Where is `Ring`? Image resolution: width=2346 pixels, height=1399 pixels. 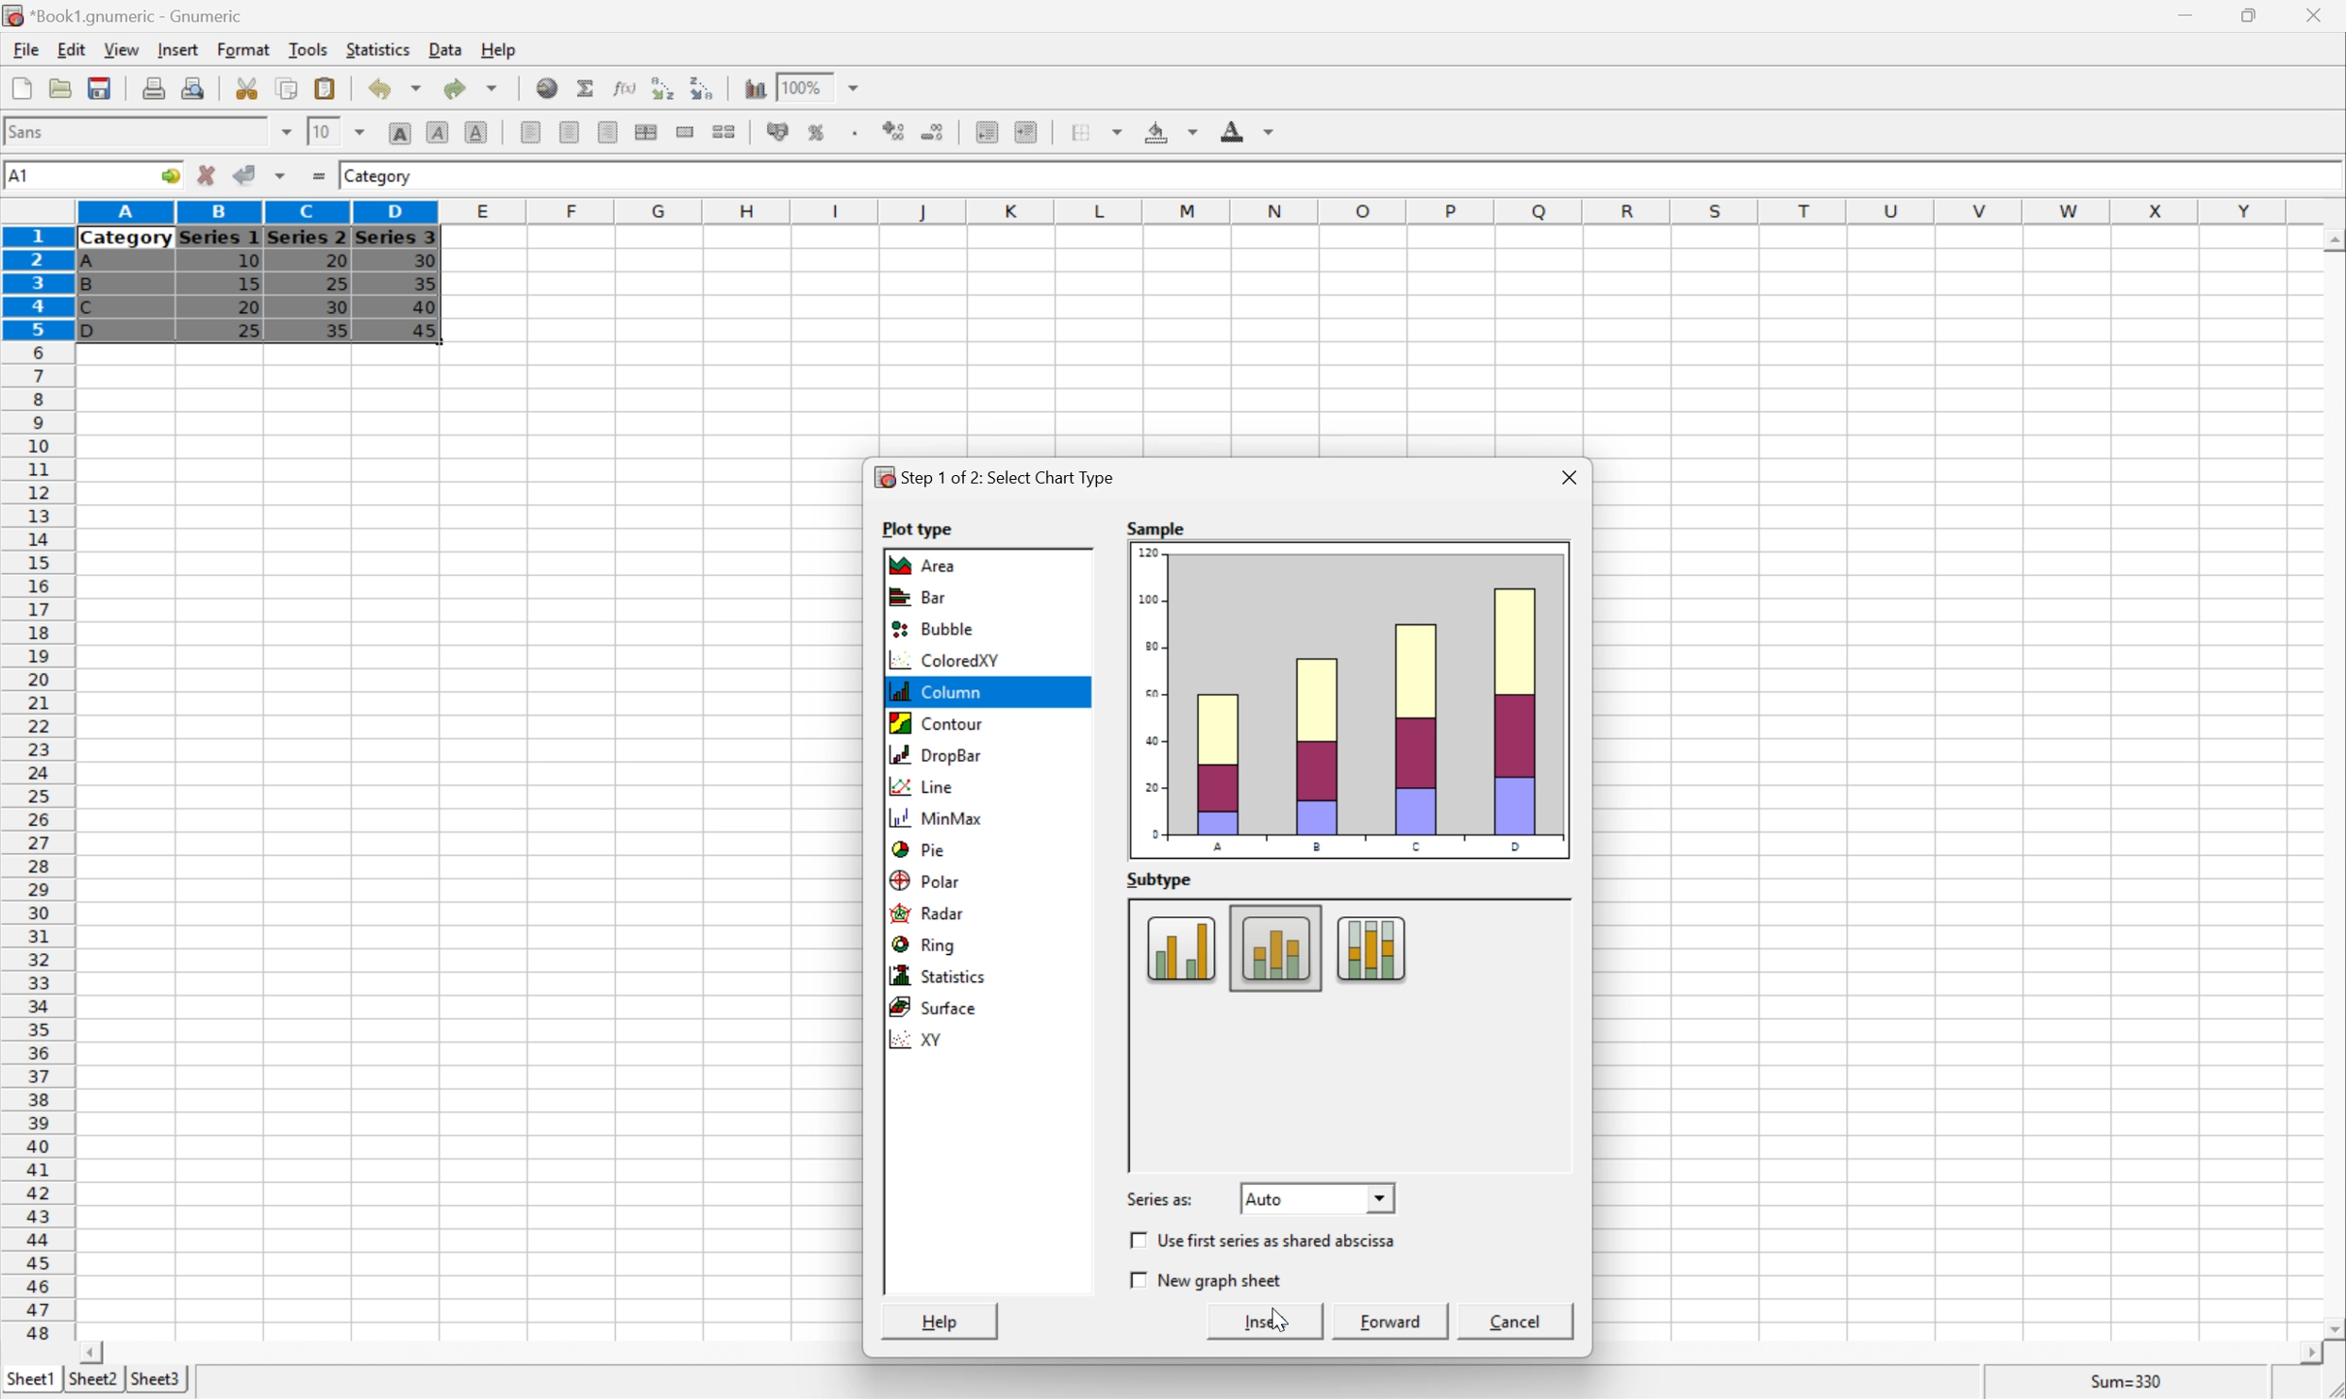
Ring is located at coordinates (930, 946).